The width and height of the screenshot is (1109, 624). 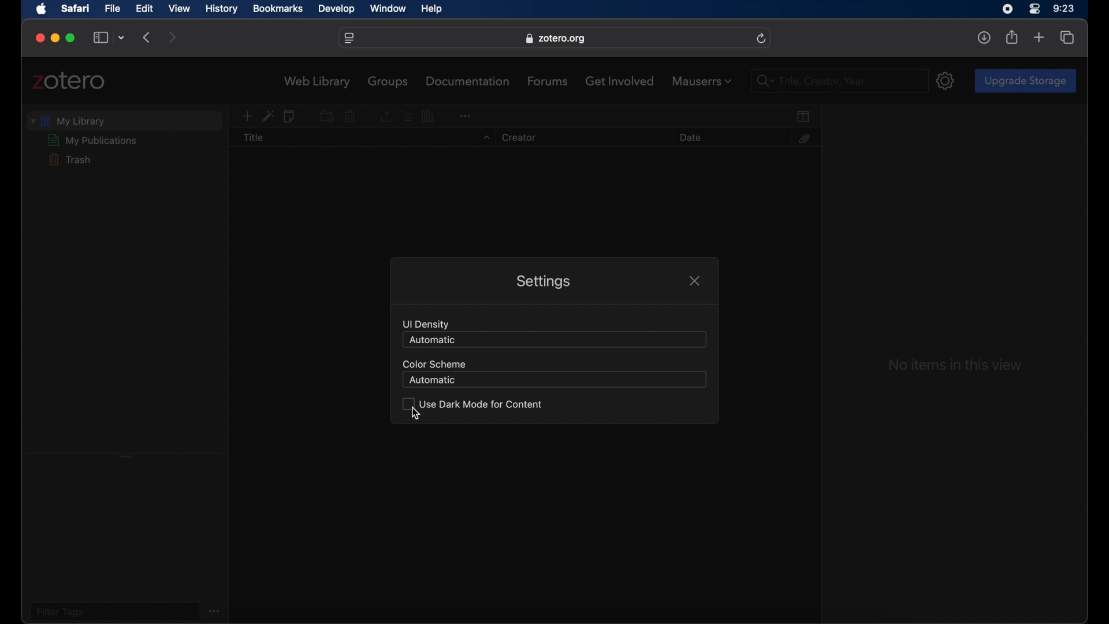 What do you see at coordinates (804, 116) in the screenshot?
I see `column selector` at bounding box center [804, 116].